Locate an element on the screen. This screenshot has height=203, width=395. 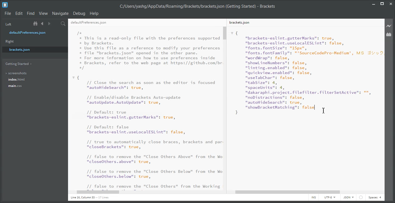
{
// Close the search as soon as the editor is focused
"autoHideSearch": true,
// Enable/disable Brackets Auto-update
"autoUpdate. AutoUpdate": true,
// Default: true
"brackets-eslint.gutterMarks": true,
// Default: false
"brackets-eslint.uselocalESLint": false,
// true to automatically close braces, brackets and par
"closeBrackets": true,
// false to remove the "Close Others Above" from the Wo
"closeOthers. above": true,
// false to remove the "Close Others Below" from the Wo
"closeOthers.below": true,
// false to remove the "Close Others" from the Working is located at coordinates (147, 132).